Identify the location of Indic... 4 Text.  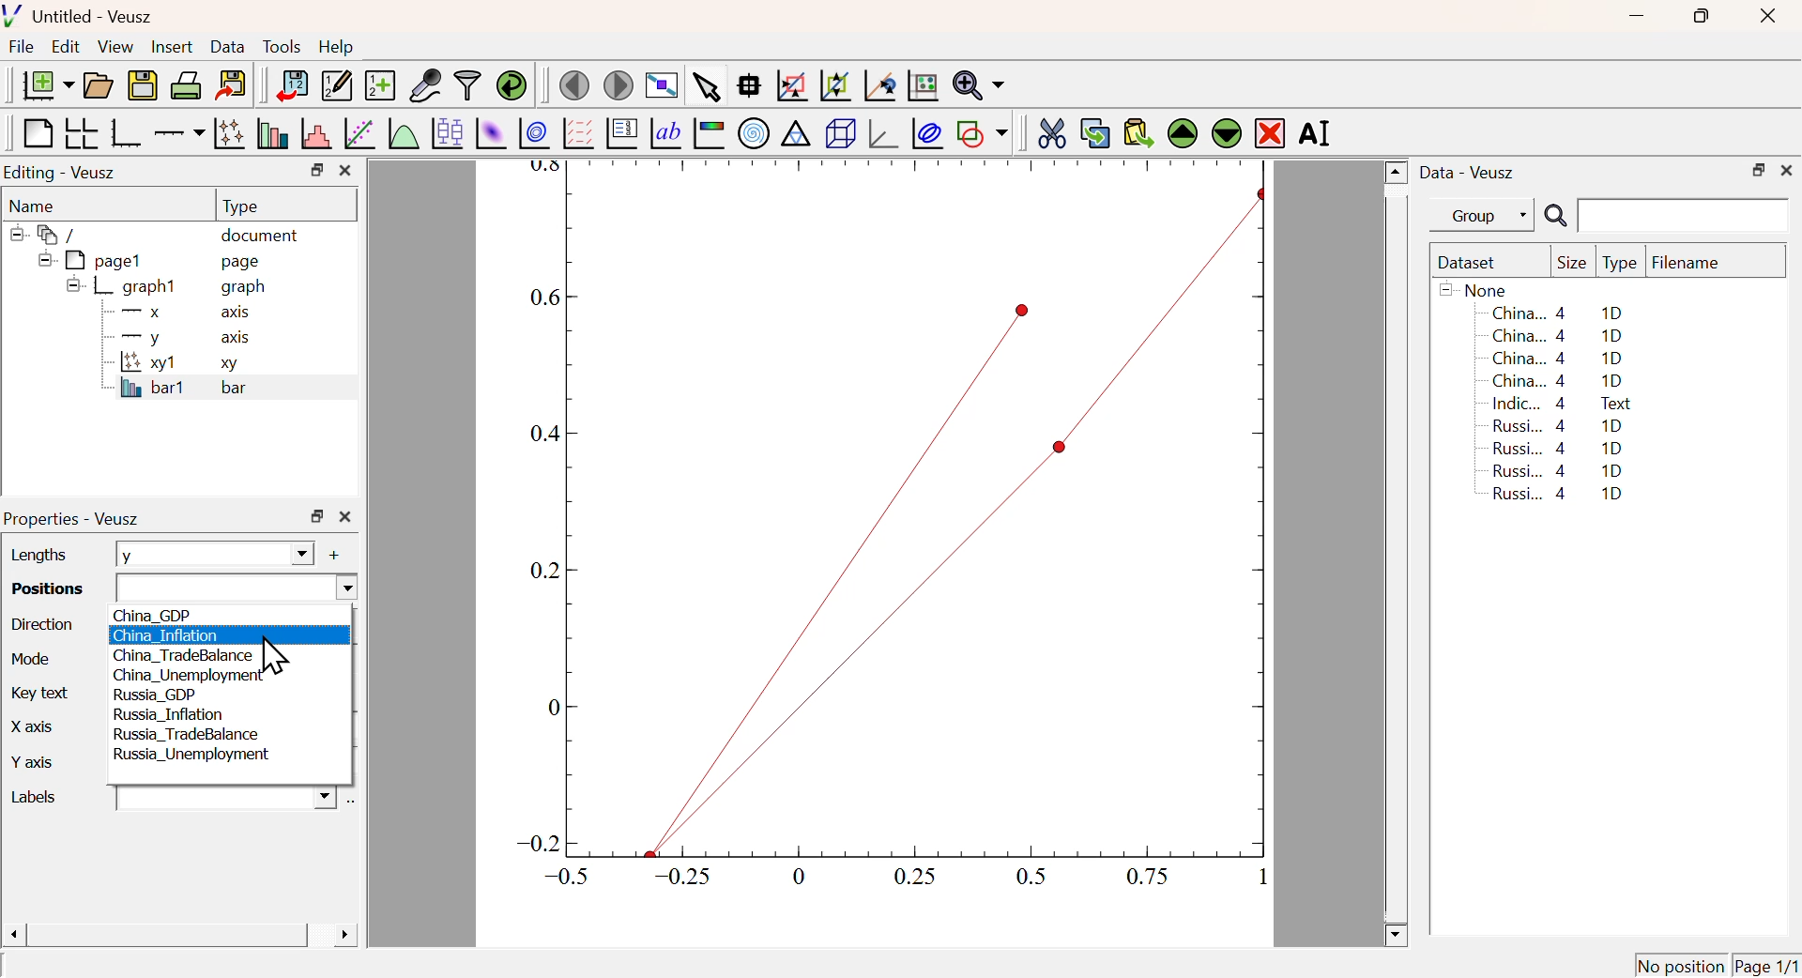
(1562, 404).